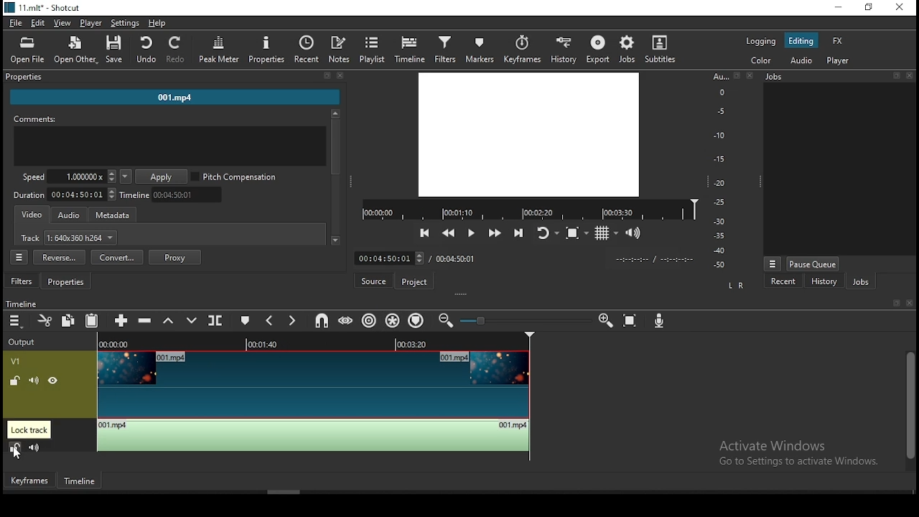  What do you see at coordinates (39, 22) in the screenshot?
I see `edit` at bounding box center [39, 22].